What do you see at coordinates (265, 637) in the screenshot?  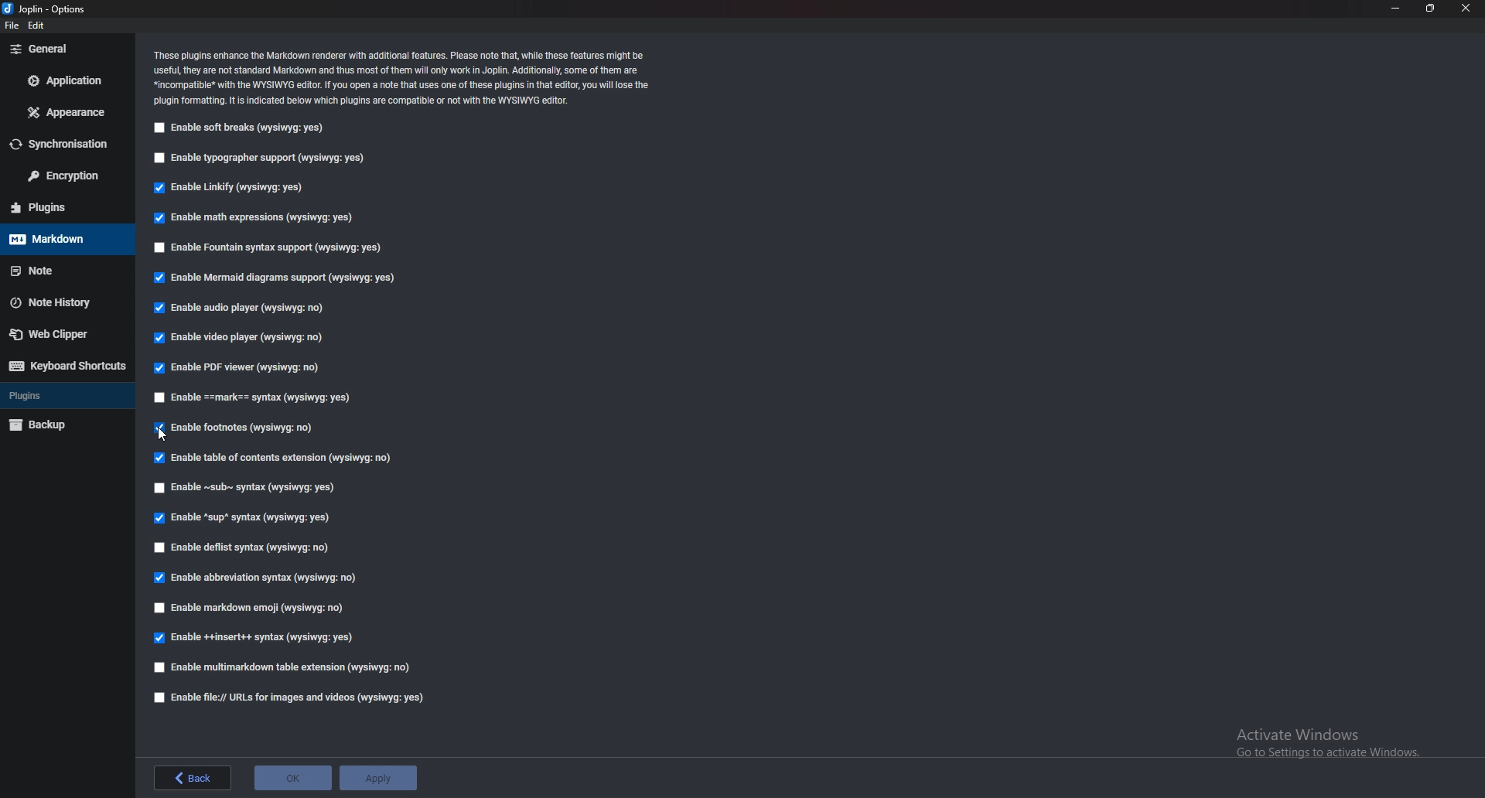 I see `Enable insert syntax` at bounding box center [265, 637].